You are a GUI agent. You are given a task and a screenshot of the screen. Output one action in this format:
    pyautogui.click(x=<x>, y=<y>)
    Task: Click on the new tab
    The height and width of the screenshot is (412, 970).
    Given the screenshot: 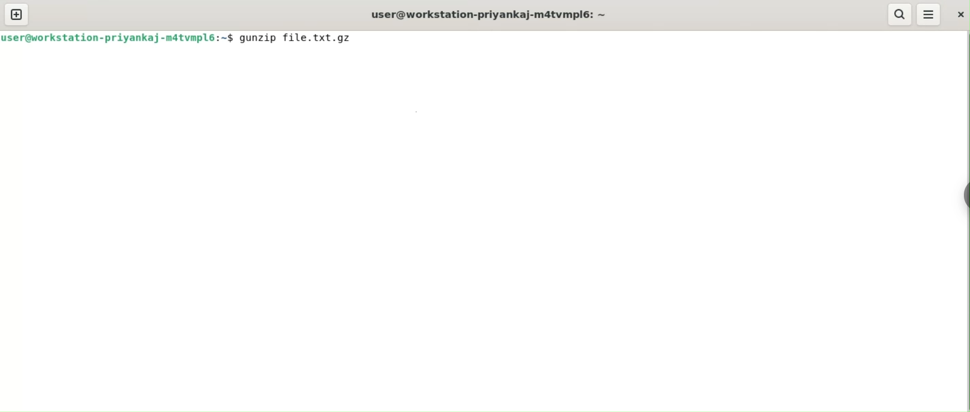 What is the action you would take?
    pyautogui.click(x=16, y=15)
    